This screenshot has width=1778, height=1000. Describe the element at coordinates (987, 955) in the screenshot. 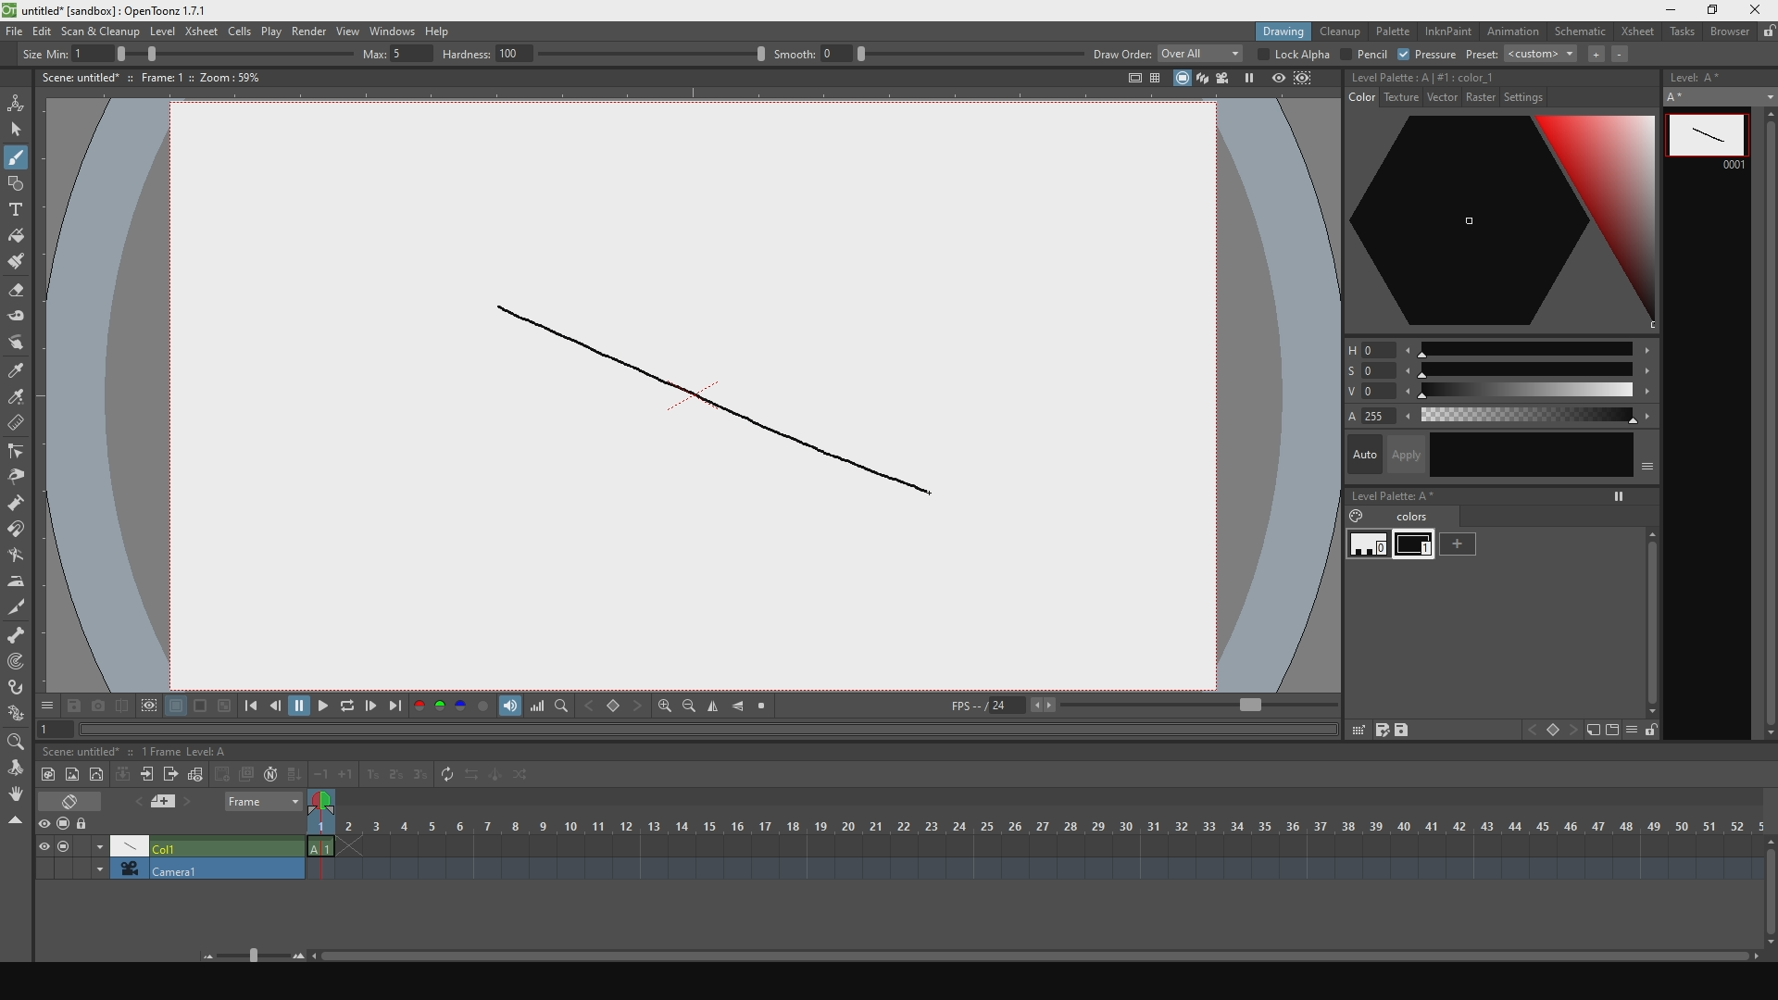

I see `horizontal slider` at that location.